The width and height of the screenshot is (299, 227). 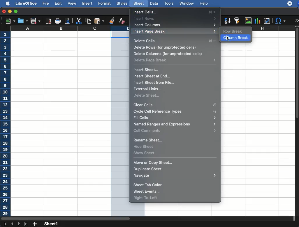 I want to click on format, so click(x=105, y=3).